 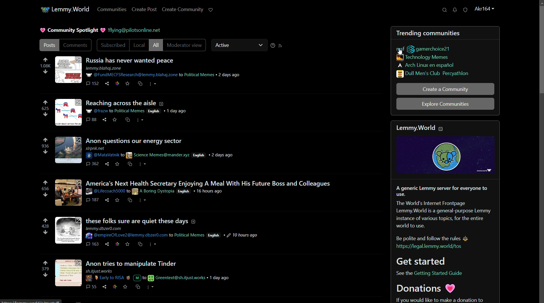 I want to click on image, so click(x=68, y=70).